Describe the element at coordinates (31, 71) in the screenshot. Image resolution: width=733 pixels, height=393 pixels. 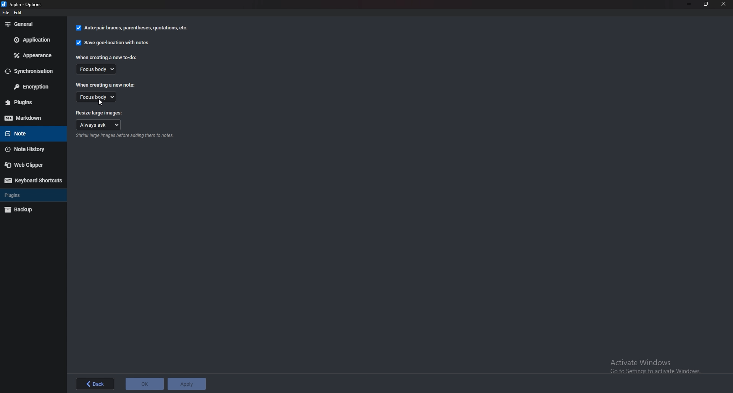
I see `Synchronization` at that location.